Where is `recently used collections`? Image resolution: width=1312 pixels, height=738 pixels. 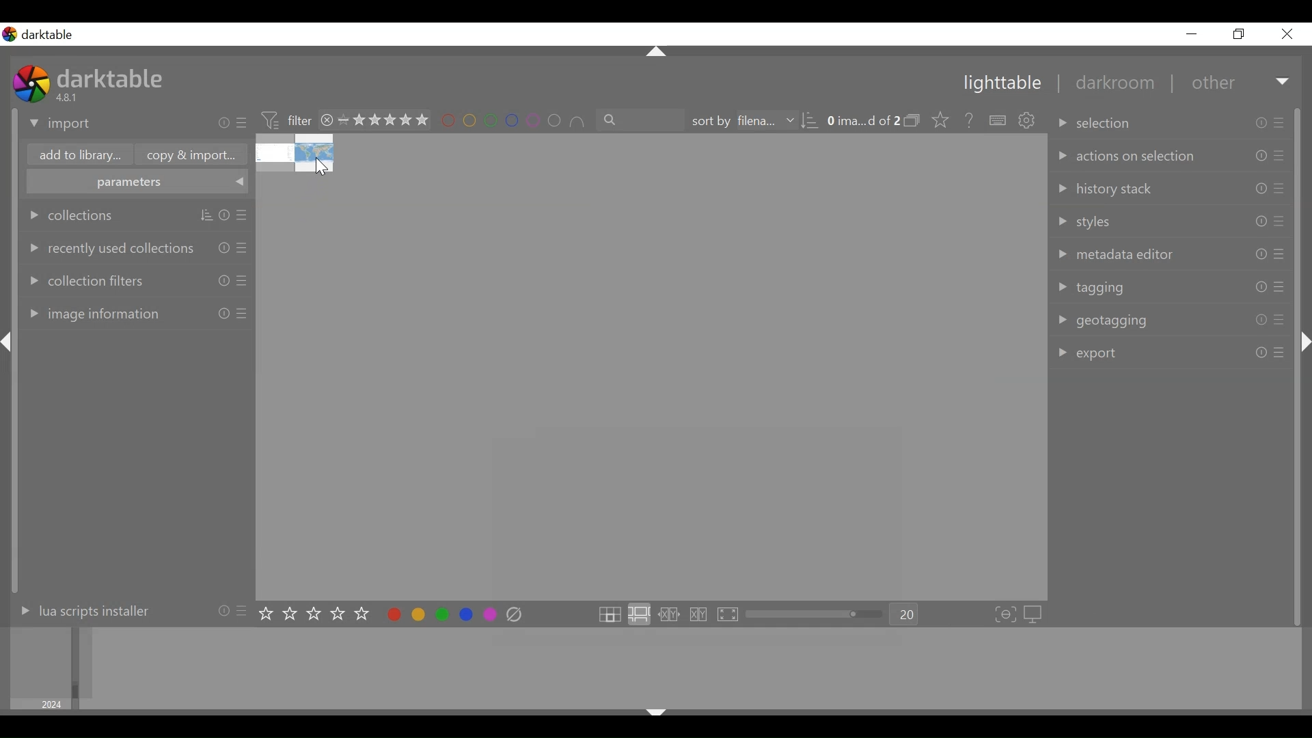
recently used collections is located at coordinates (108, 248).